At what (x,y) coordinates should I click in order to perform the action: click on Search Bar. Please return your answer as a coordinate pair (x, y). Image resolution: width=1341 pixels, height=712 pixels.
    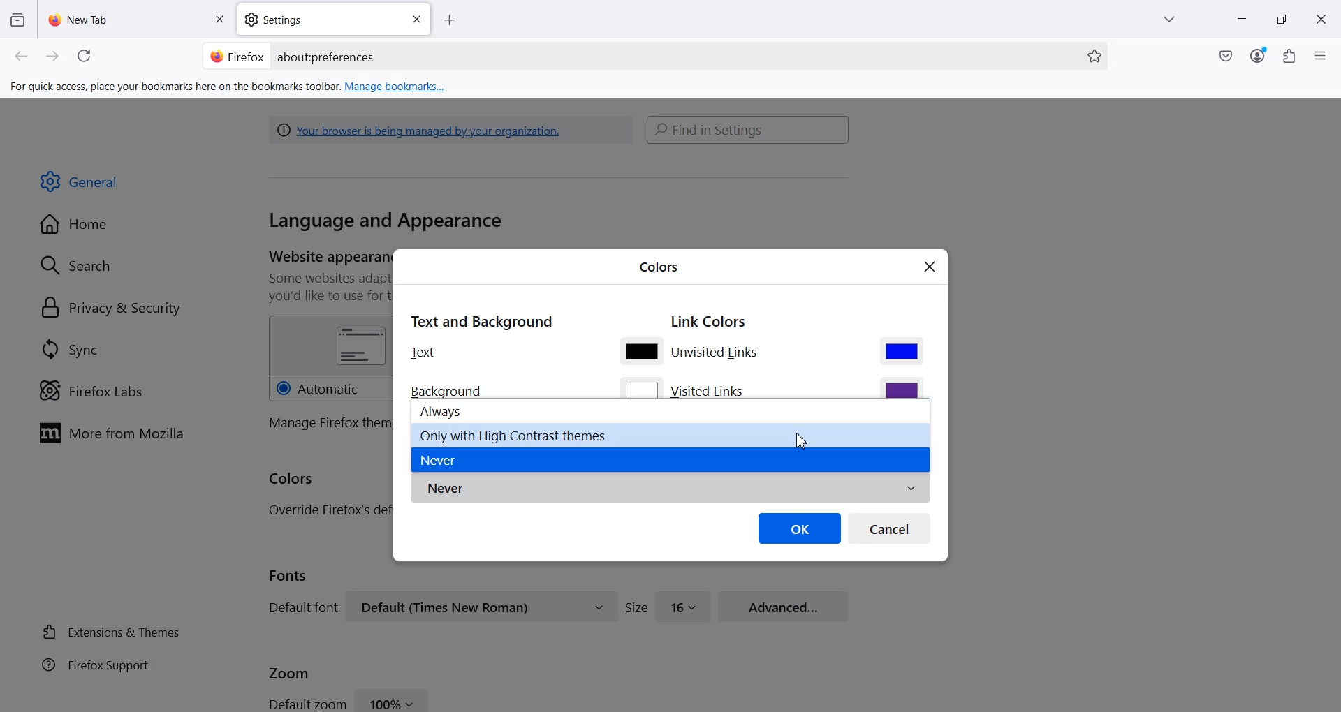
    Looking at the image, I should click on (652, 56).